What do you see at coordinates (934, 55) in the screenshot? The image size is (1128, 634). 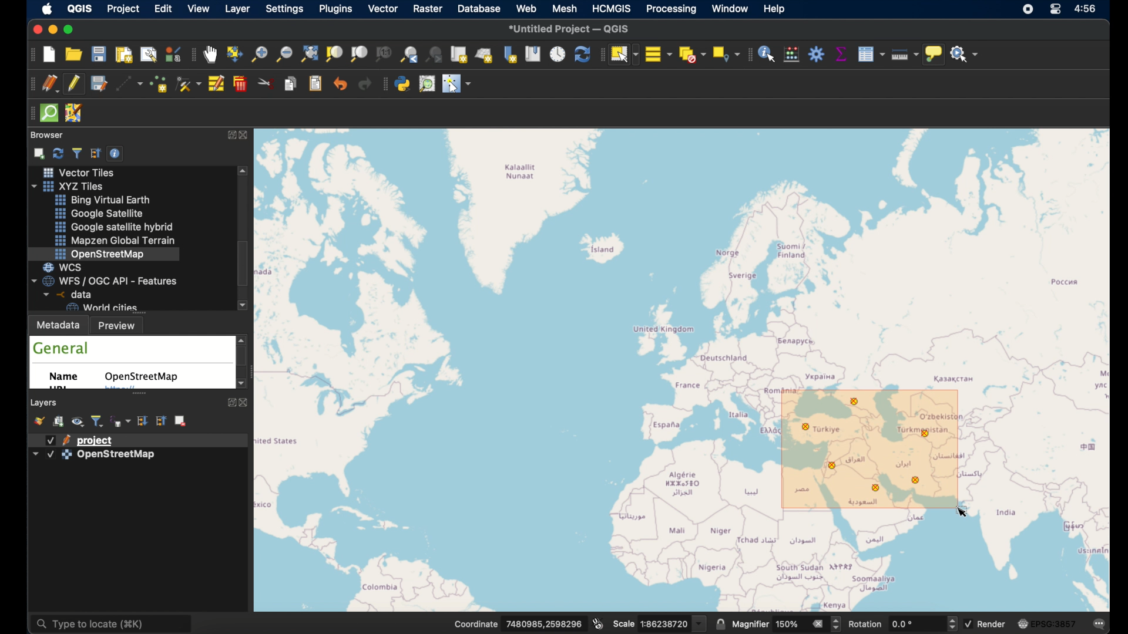 I see `show map tips` at bounding box center [934, 55].